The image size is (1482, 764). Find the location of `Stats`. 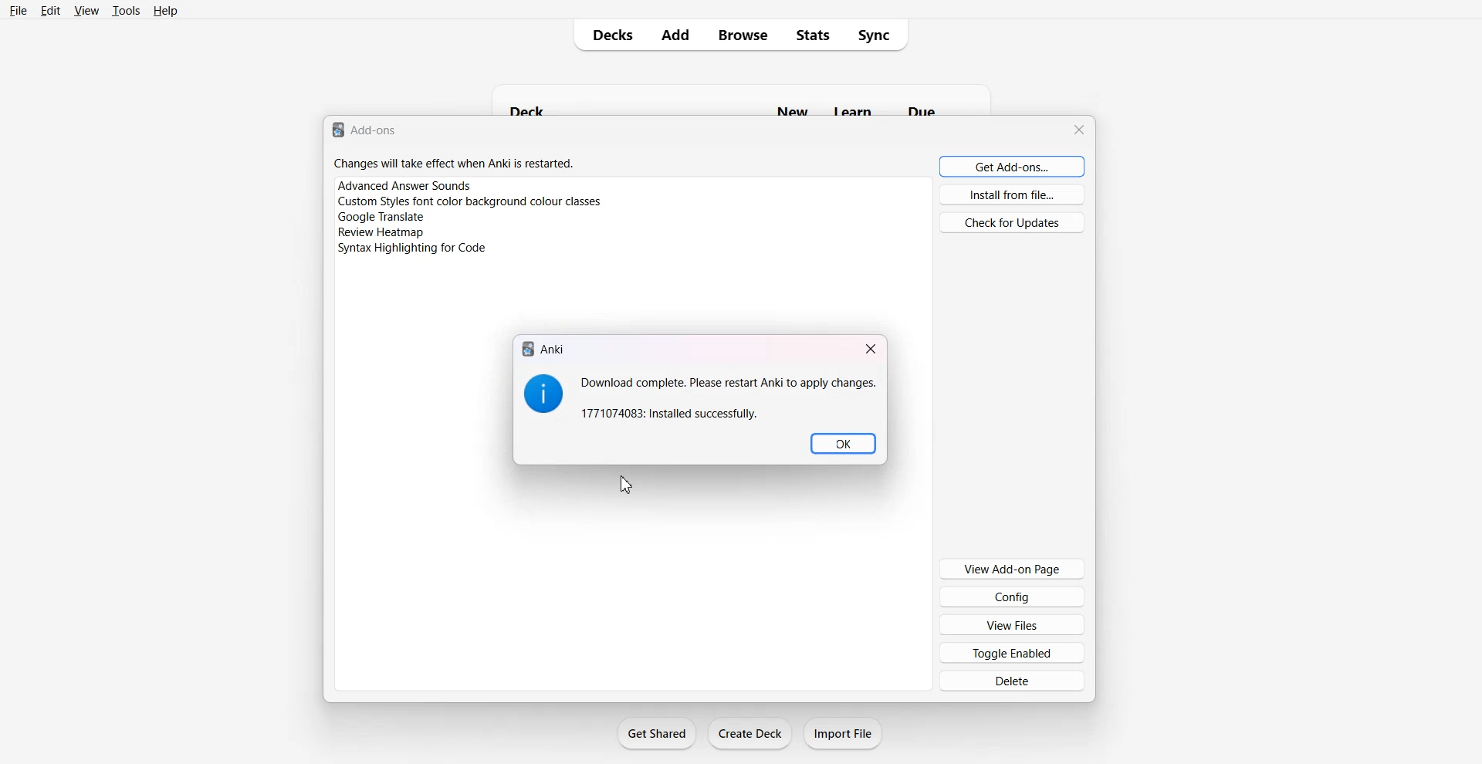

Stats is located at coordinates (817, 35).